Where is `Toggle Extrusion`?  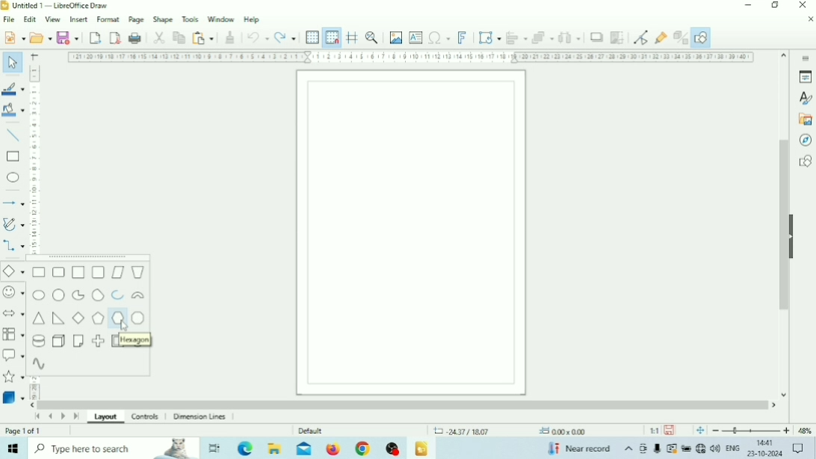 Toggle Extrusion is located at coordinates (679, 37).